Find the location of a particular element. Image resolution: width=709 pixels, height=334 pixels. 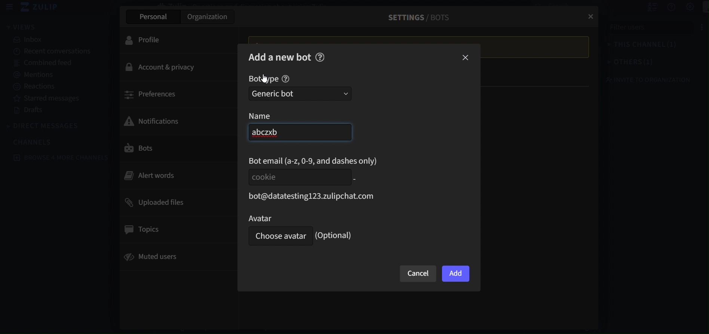

inbox is located at coordinates (56, 40).